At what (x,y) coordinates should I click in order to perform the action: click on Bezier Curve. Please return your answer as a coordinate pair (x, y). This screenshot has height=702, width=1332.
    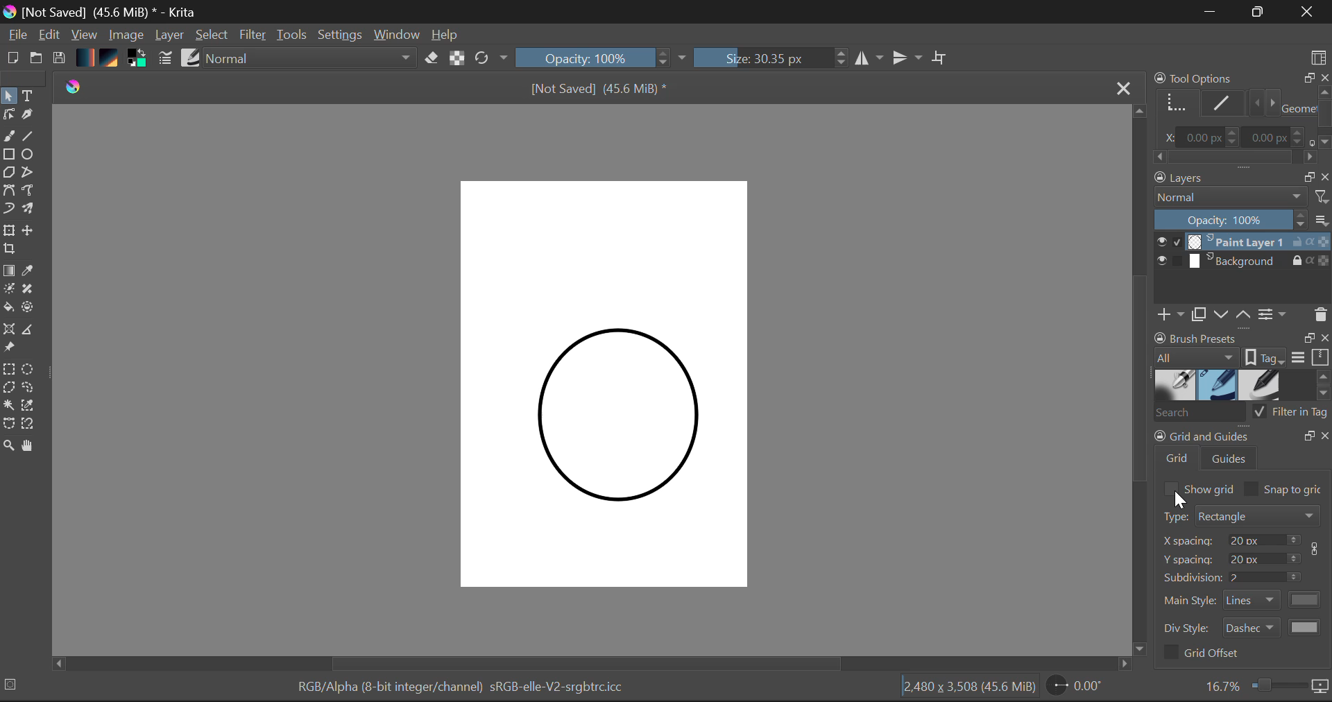
    Looking at the image, I should click on (8, 192).